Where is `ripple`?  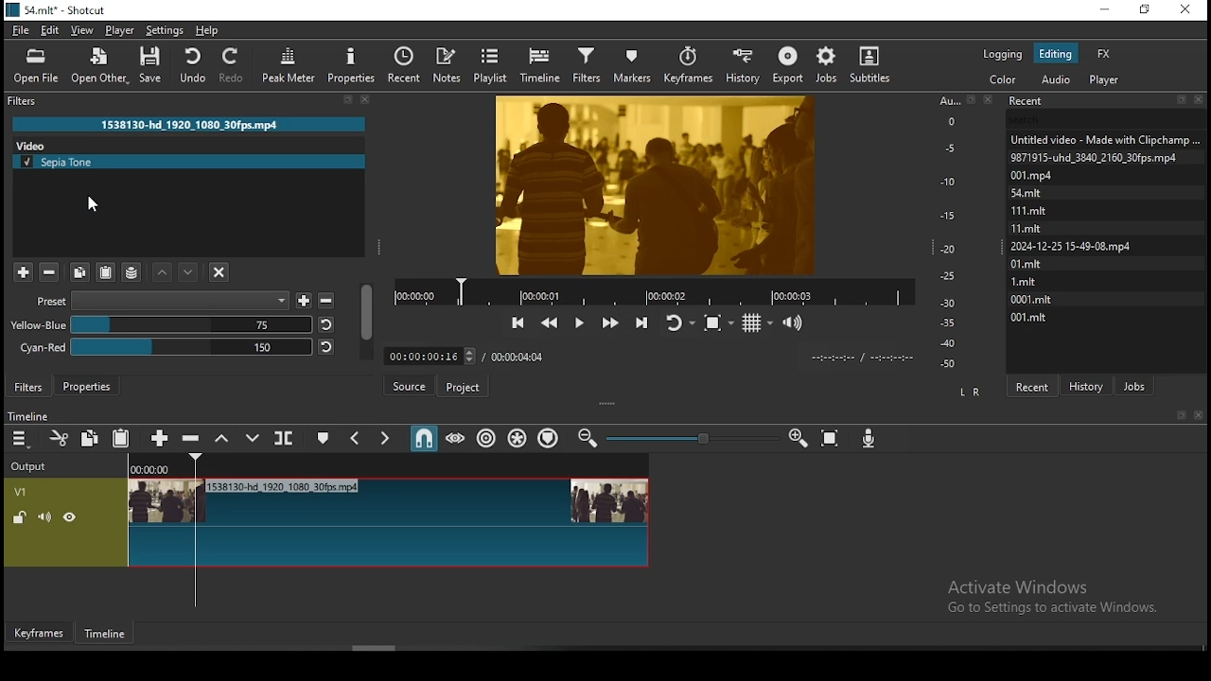 ripple is located at coordinates (488, 440).